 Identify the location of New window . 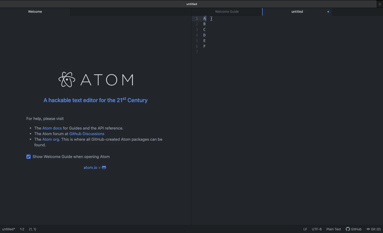
(380, 4).